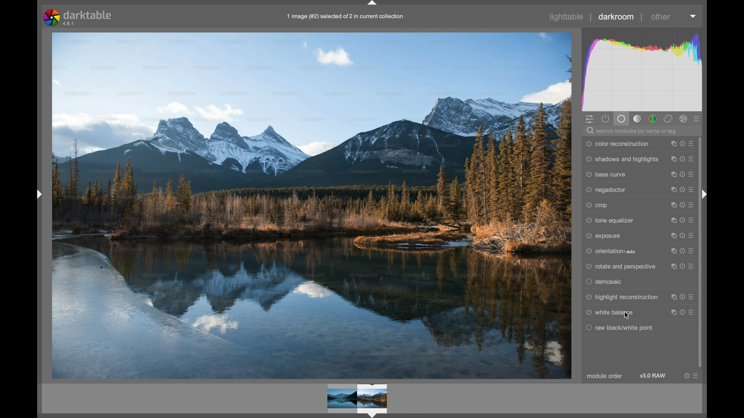 The width and height of the screenshot is (744, 418). I want to click on presets, so click(691, 159).